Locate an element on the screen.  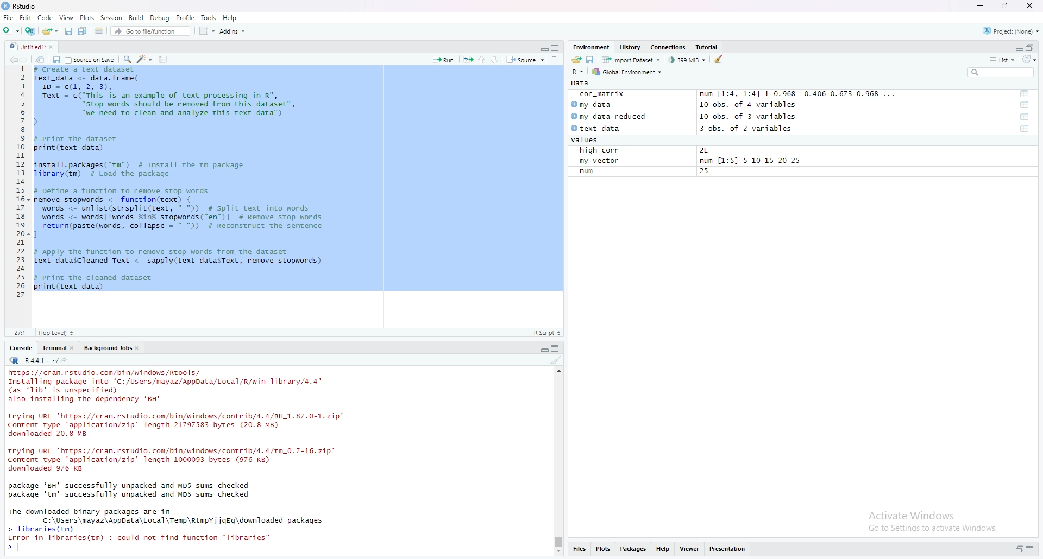
data is located at coordinates (581, 84).